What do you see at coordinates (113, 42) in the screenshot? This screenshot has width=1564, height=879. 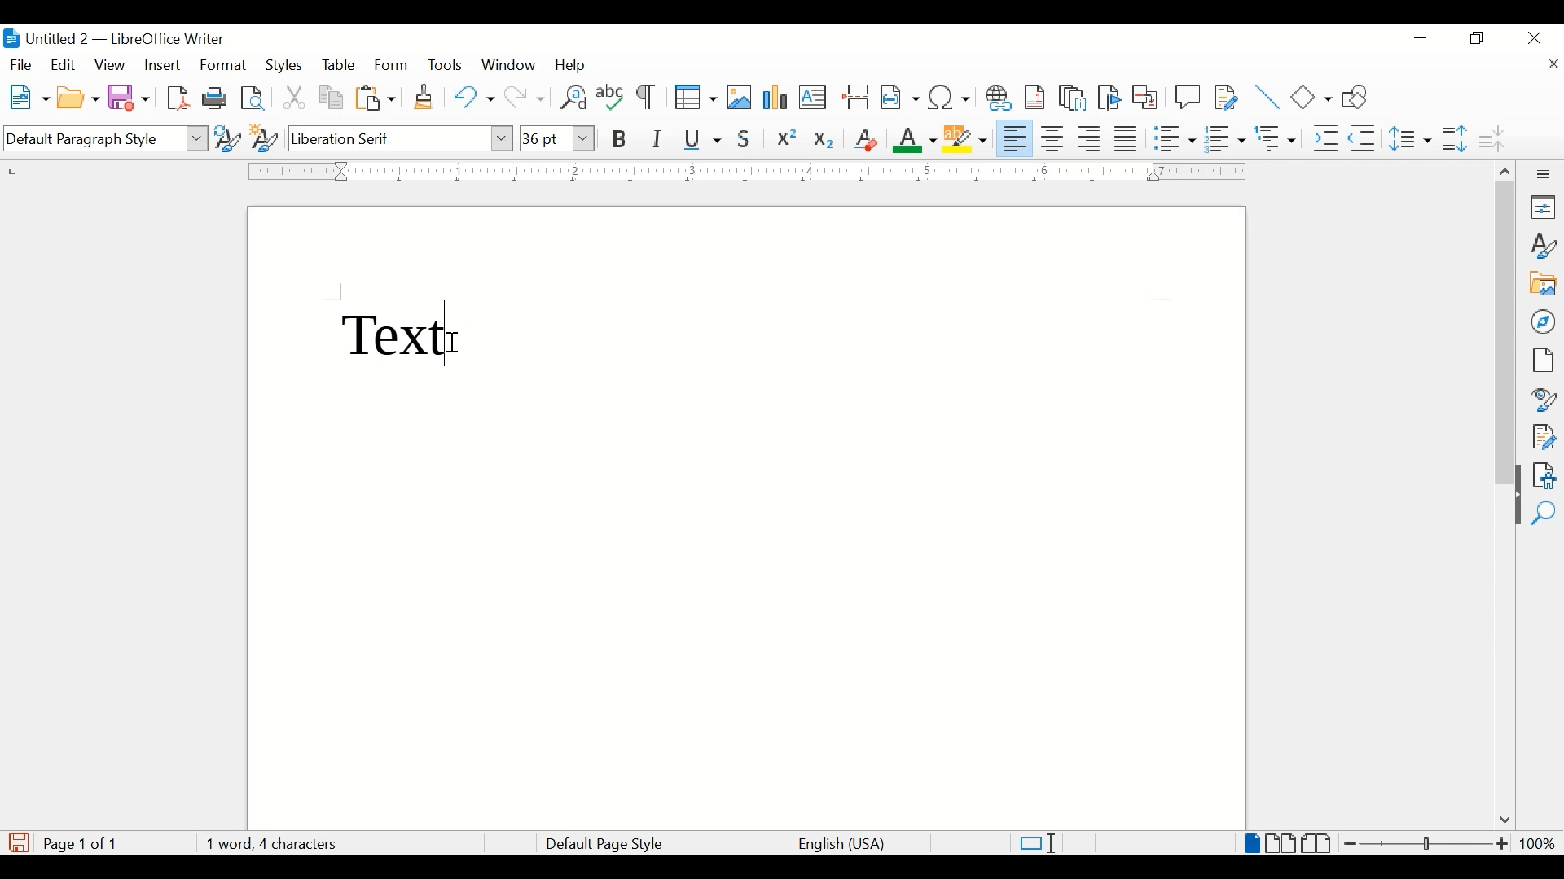 I see `untitled 2 - libreOffice Writer` at bounding box center [113, 42].